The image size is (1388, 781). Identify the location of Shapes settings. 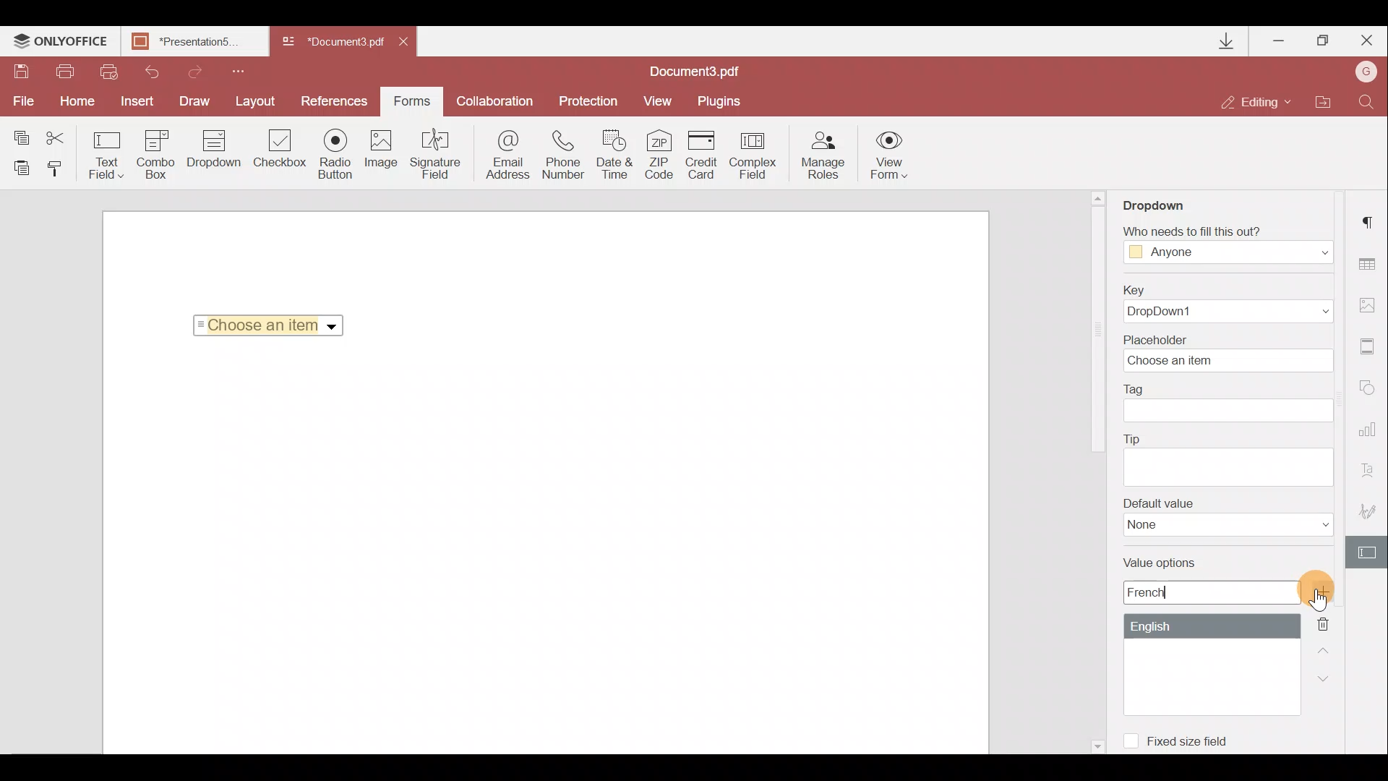
(1370, 390).